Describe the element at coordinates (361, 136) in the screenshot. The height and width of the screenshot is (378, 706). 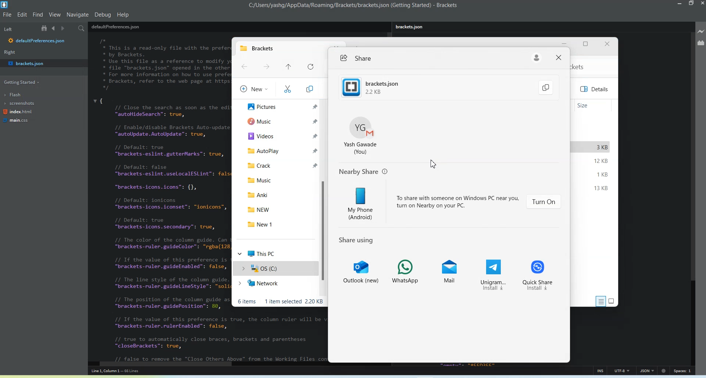
I see `Account` at that location.